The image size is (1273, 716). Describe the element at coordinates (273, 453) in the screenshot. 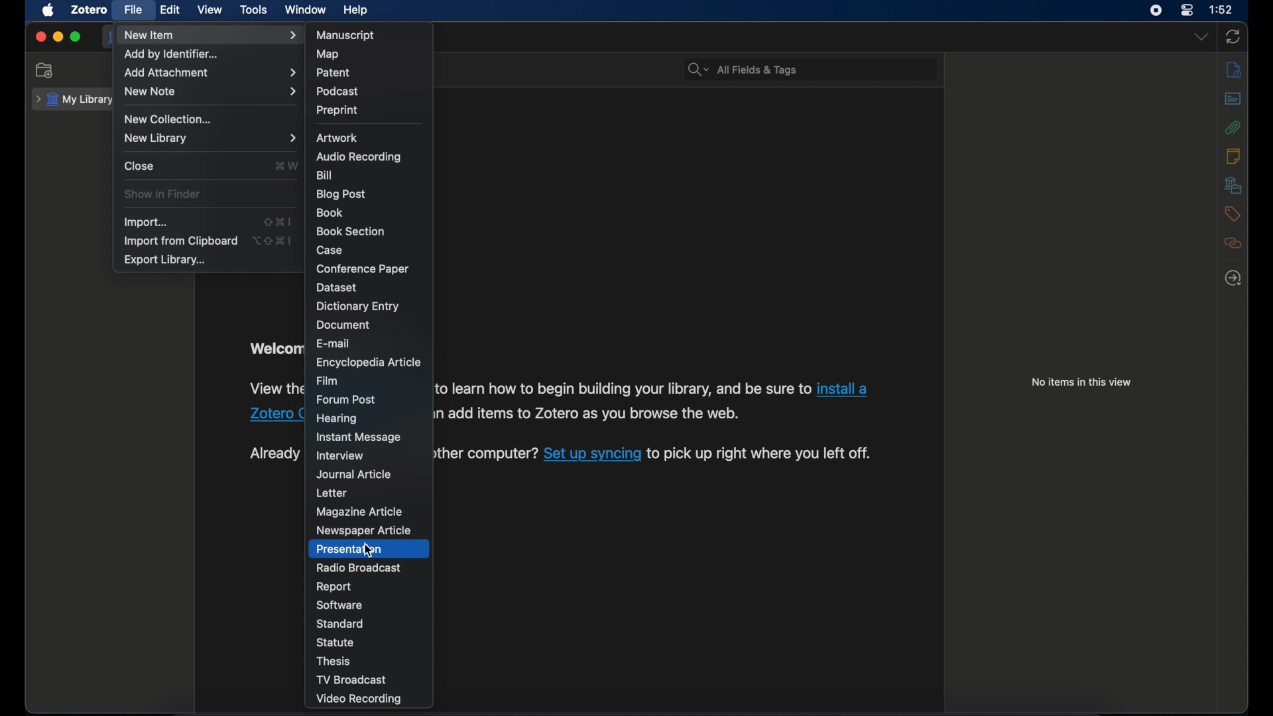

I see `Already` at that location.